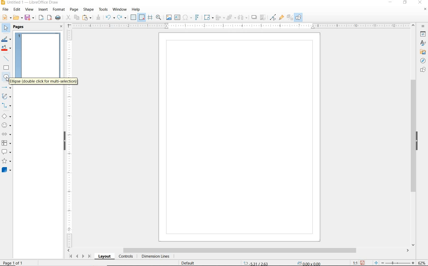  What do you see at coordinates (6, 39) in the screenshot?
I see `LINE COLOR` at bounding box center [6, 39].